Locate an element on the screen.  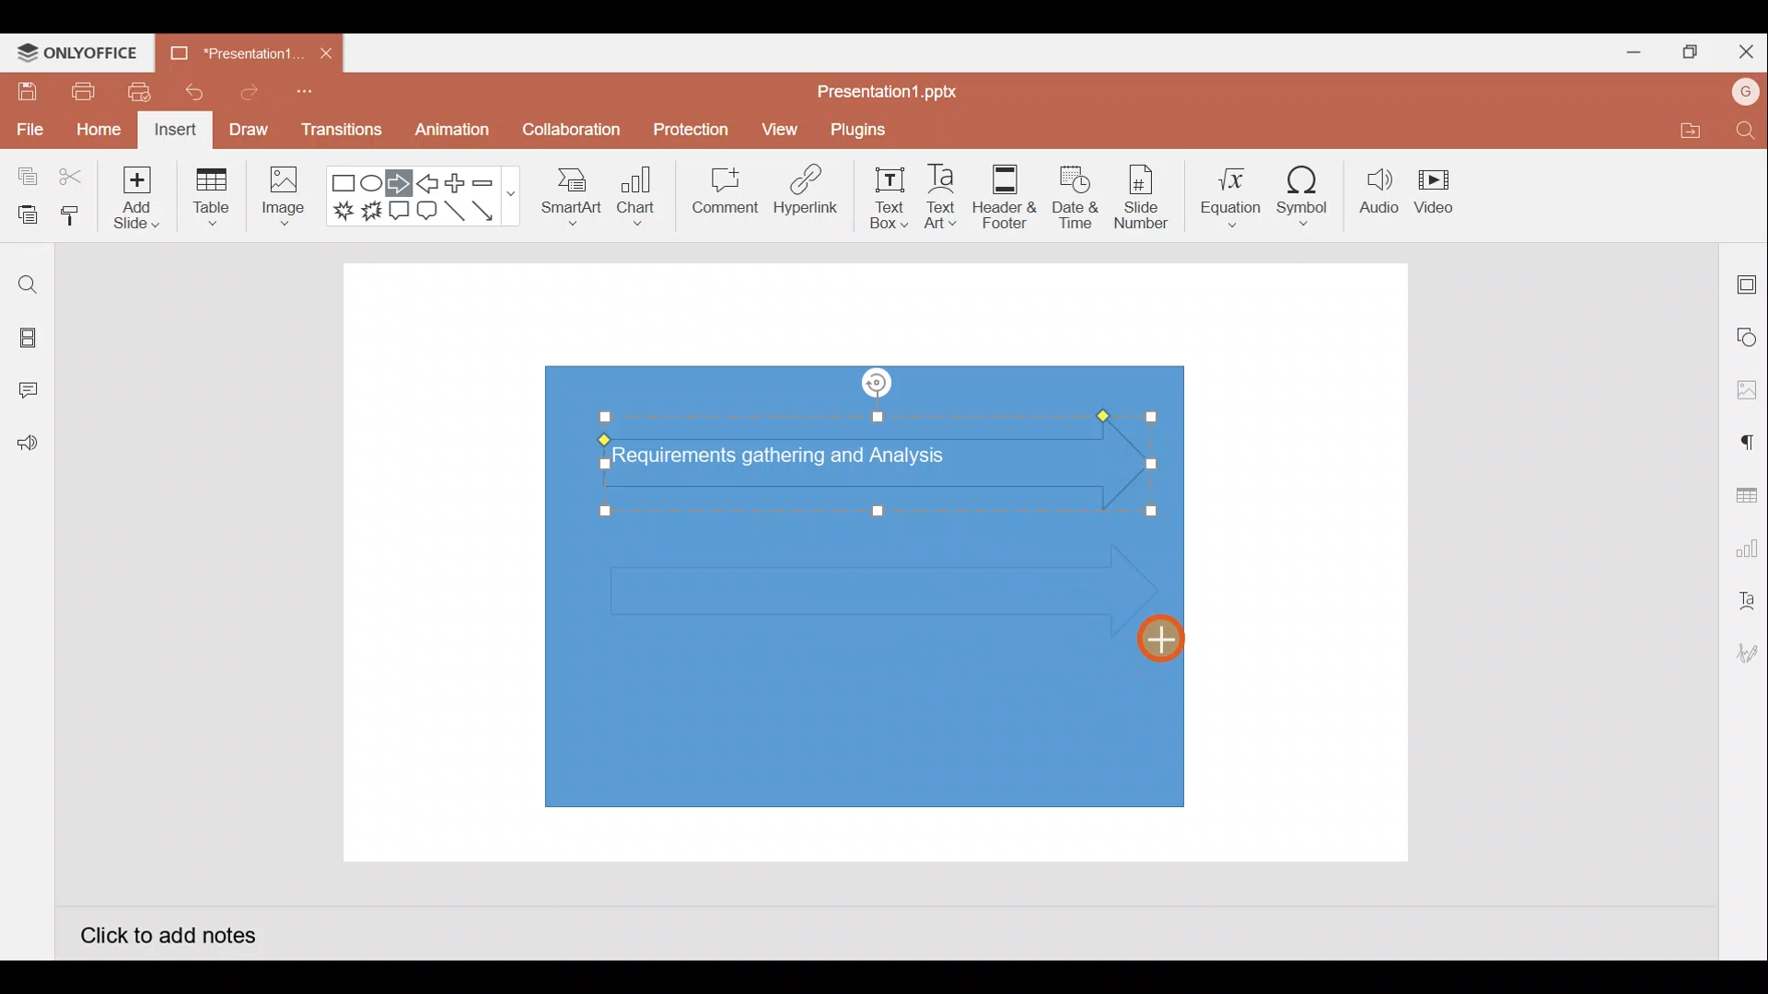
Date & time is located at coordinates (1076, 197).